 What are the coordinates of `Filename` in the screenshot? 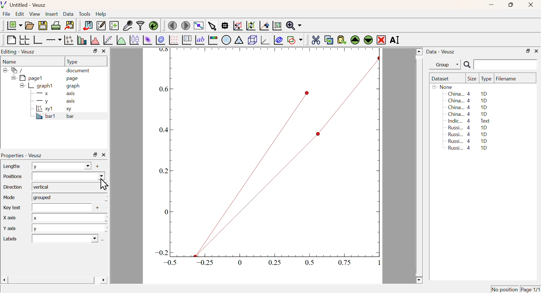 It's located at (509, 79).